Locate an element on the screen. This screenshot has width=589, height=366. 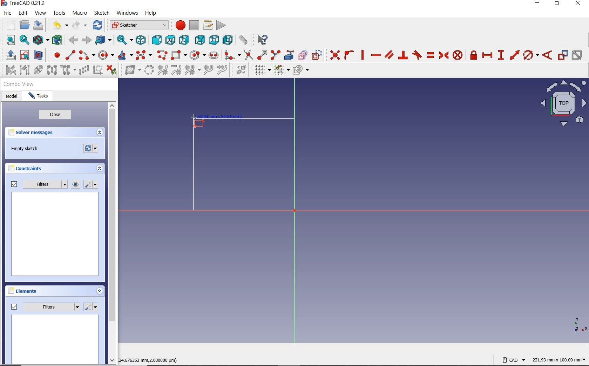
edit is located at coordinates (24, 13).